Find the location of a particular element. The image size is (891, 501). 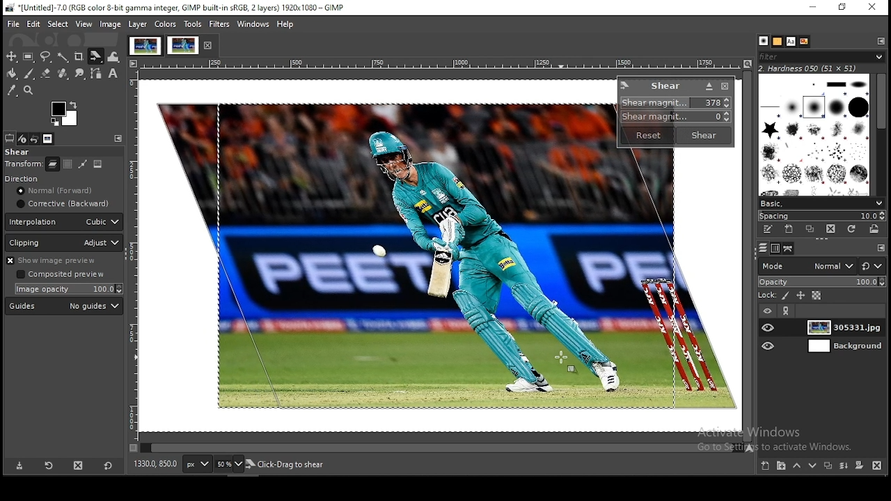

image is located at coordinates (110, 24).